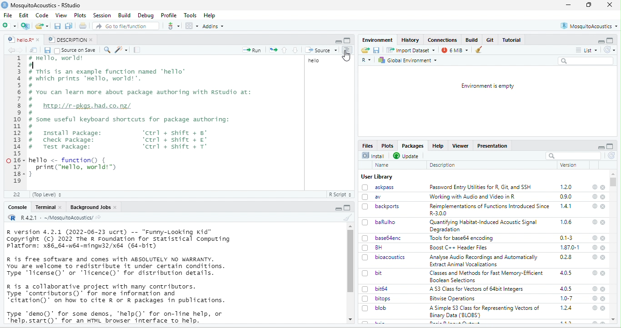  I want to click on close, so click(603, 273).